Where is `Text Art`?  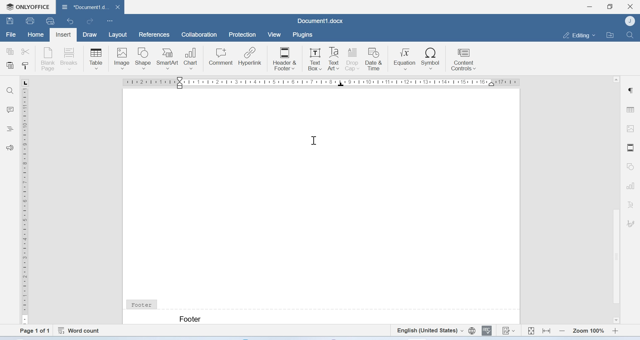 Text Art is located at coordinates (334, 59).